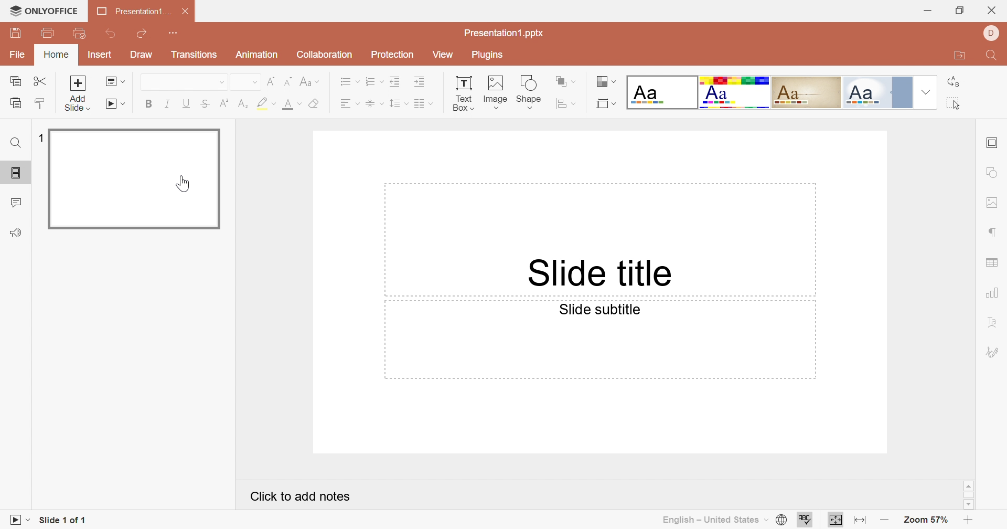  What do you see at coordinates (597, 271) in the screenshot?
I see `Slide title` at bounding box center [597, 271].